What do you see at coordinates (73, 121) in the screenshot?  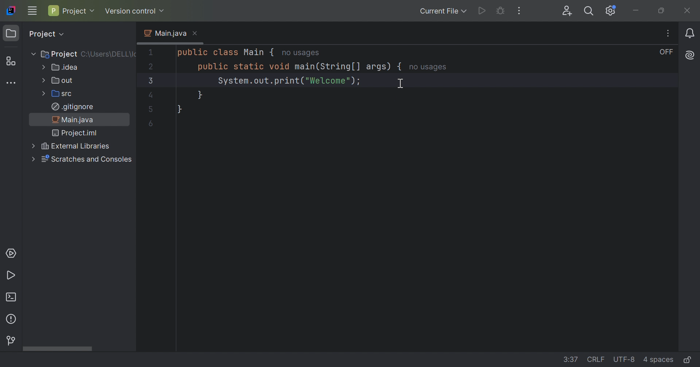 I see `Main.java` at bounding box center [73, 121].